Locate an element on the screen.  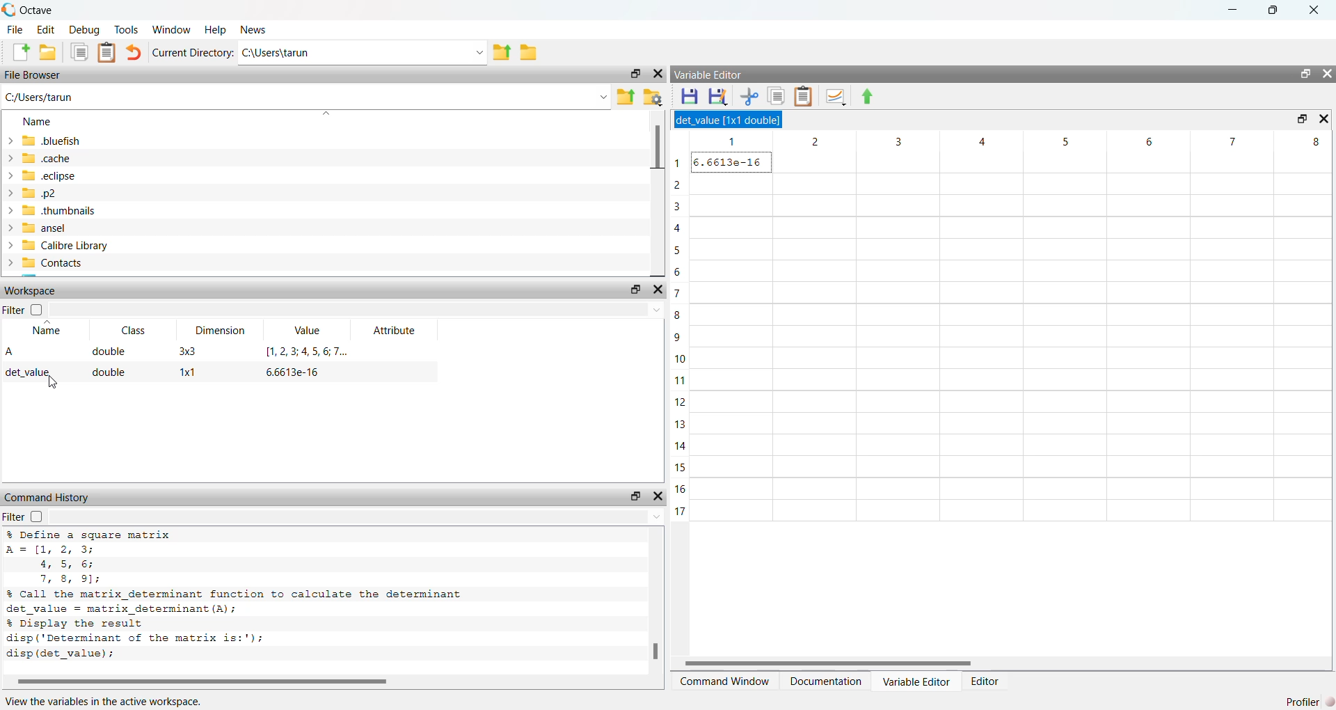
paste is located at coordinates (804, 97).